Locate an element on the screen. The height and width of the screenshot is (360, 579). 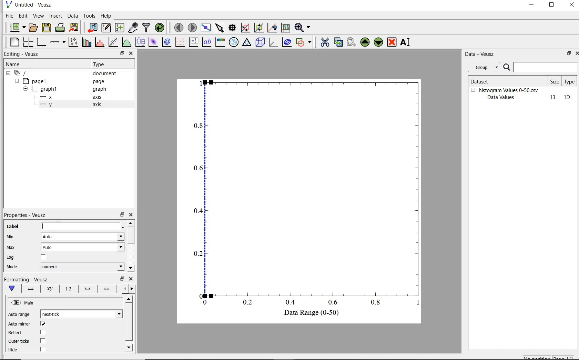
save is located at coordinates (47, 27).